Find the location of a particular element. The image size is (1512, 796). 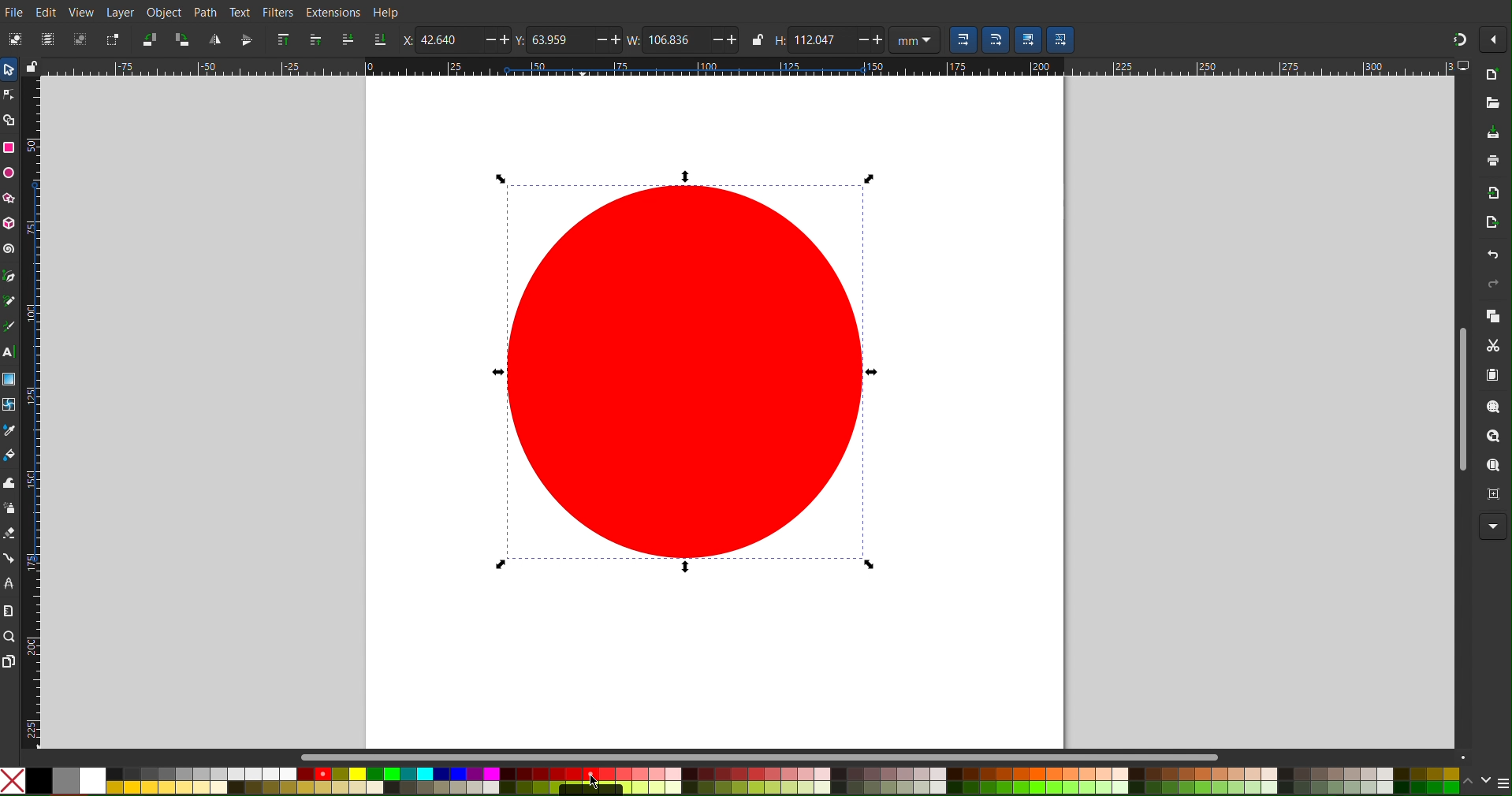

Path is located at coordinates (203, 10).